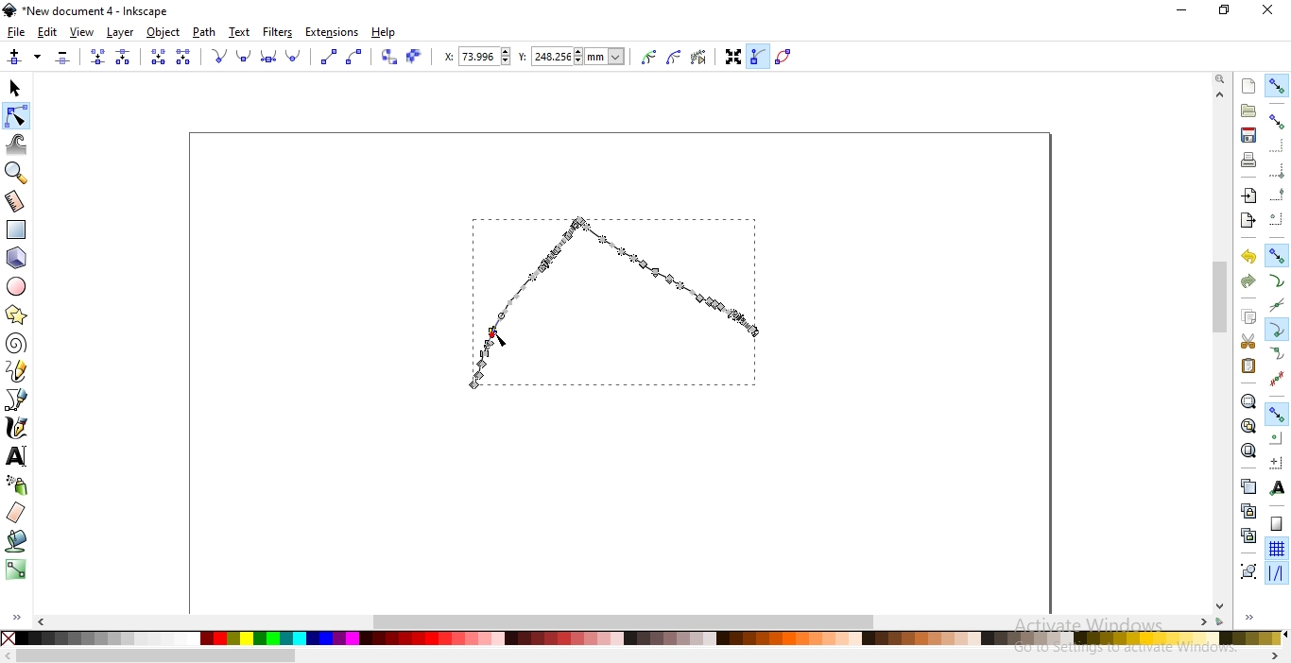 The height and width of the screenshot is (663, 1291). Describe the element at coordinates (702, 59) in the screenshot. I see `show next editable path effect parameter` at that location.